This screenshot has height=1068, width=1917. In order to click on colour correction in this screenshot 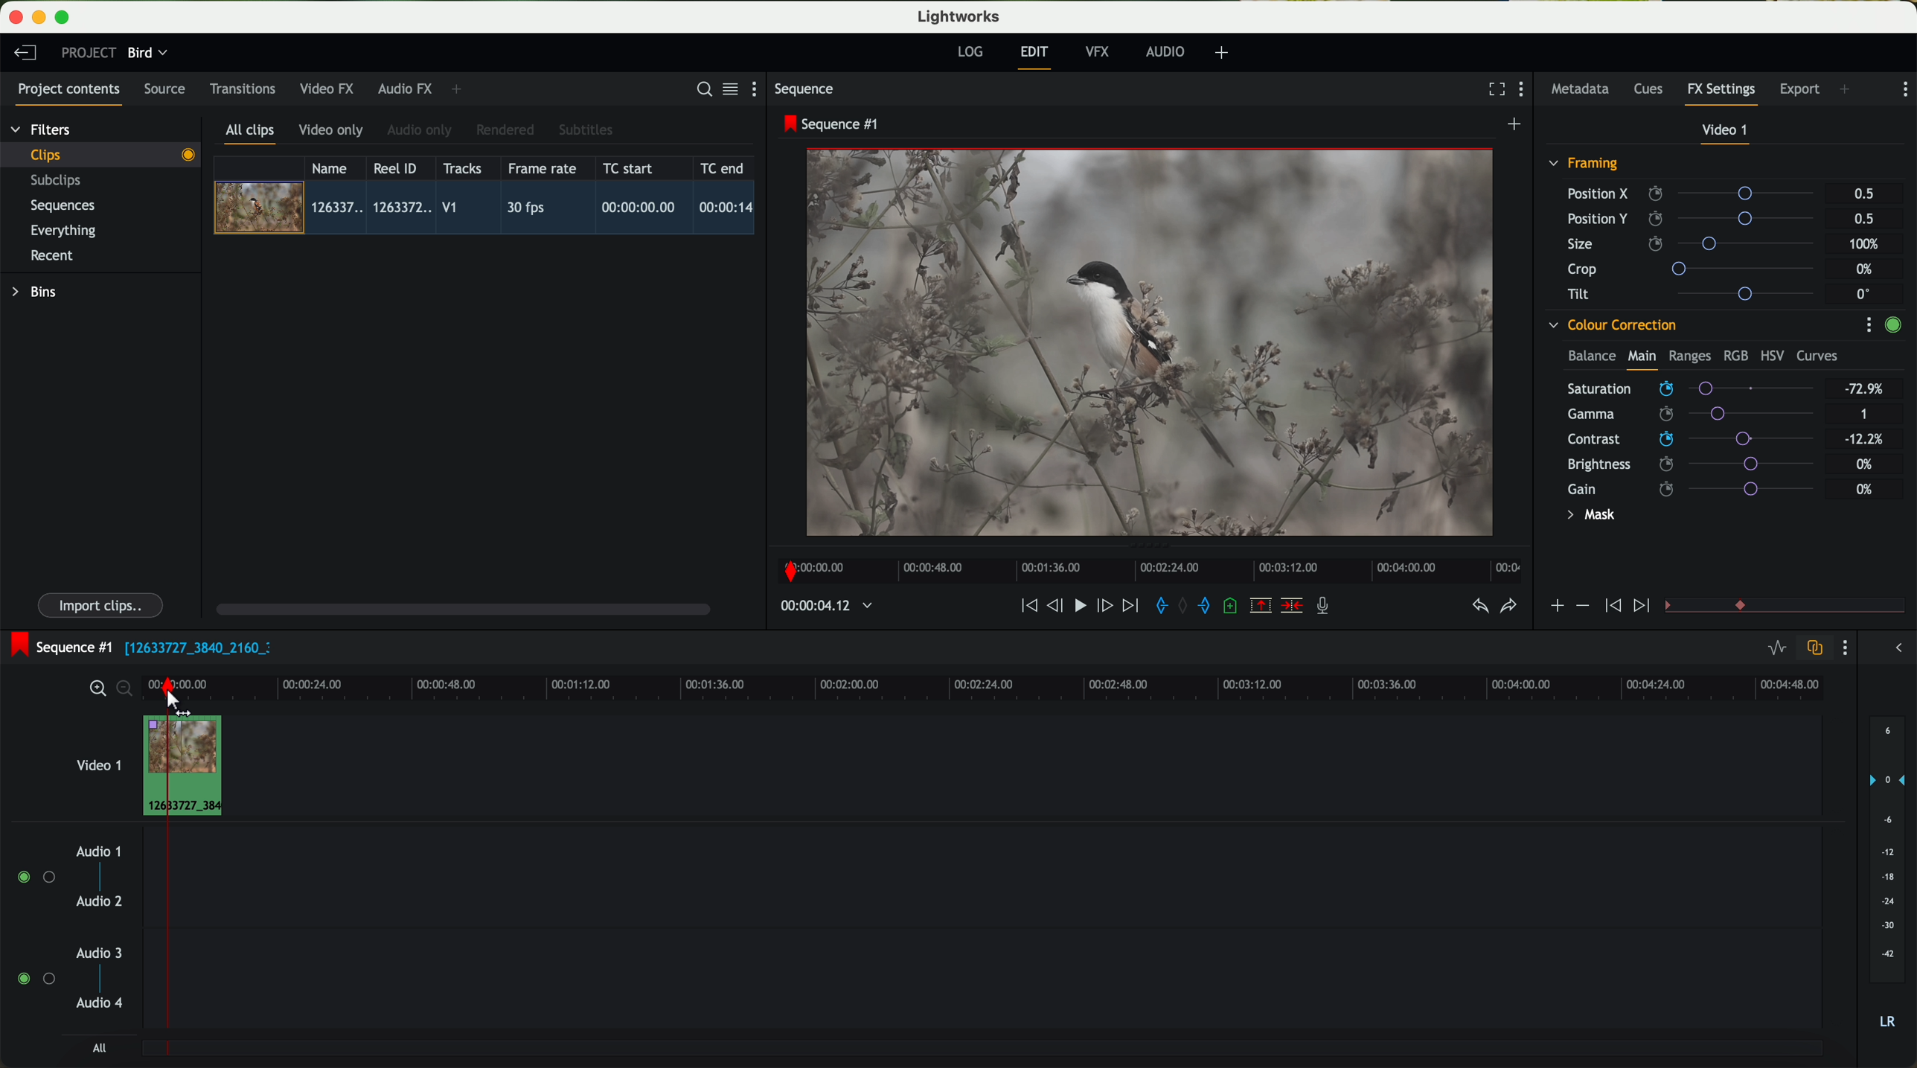, I will do `click(1611, 325)`.